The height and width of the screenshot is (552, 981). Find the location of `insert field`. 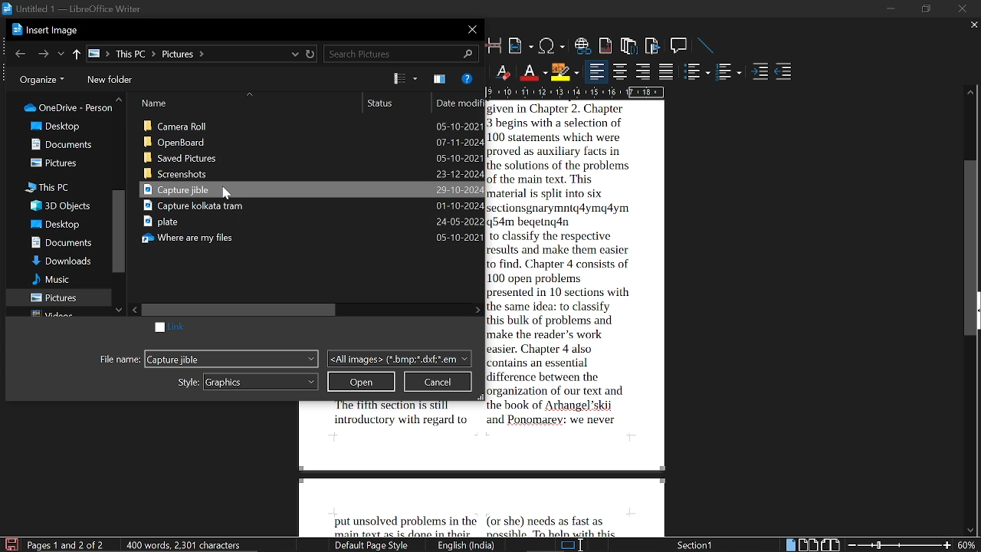

insert field is located at coordinates (521, 45).